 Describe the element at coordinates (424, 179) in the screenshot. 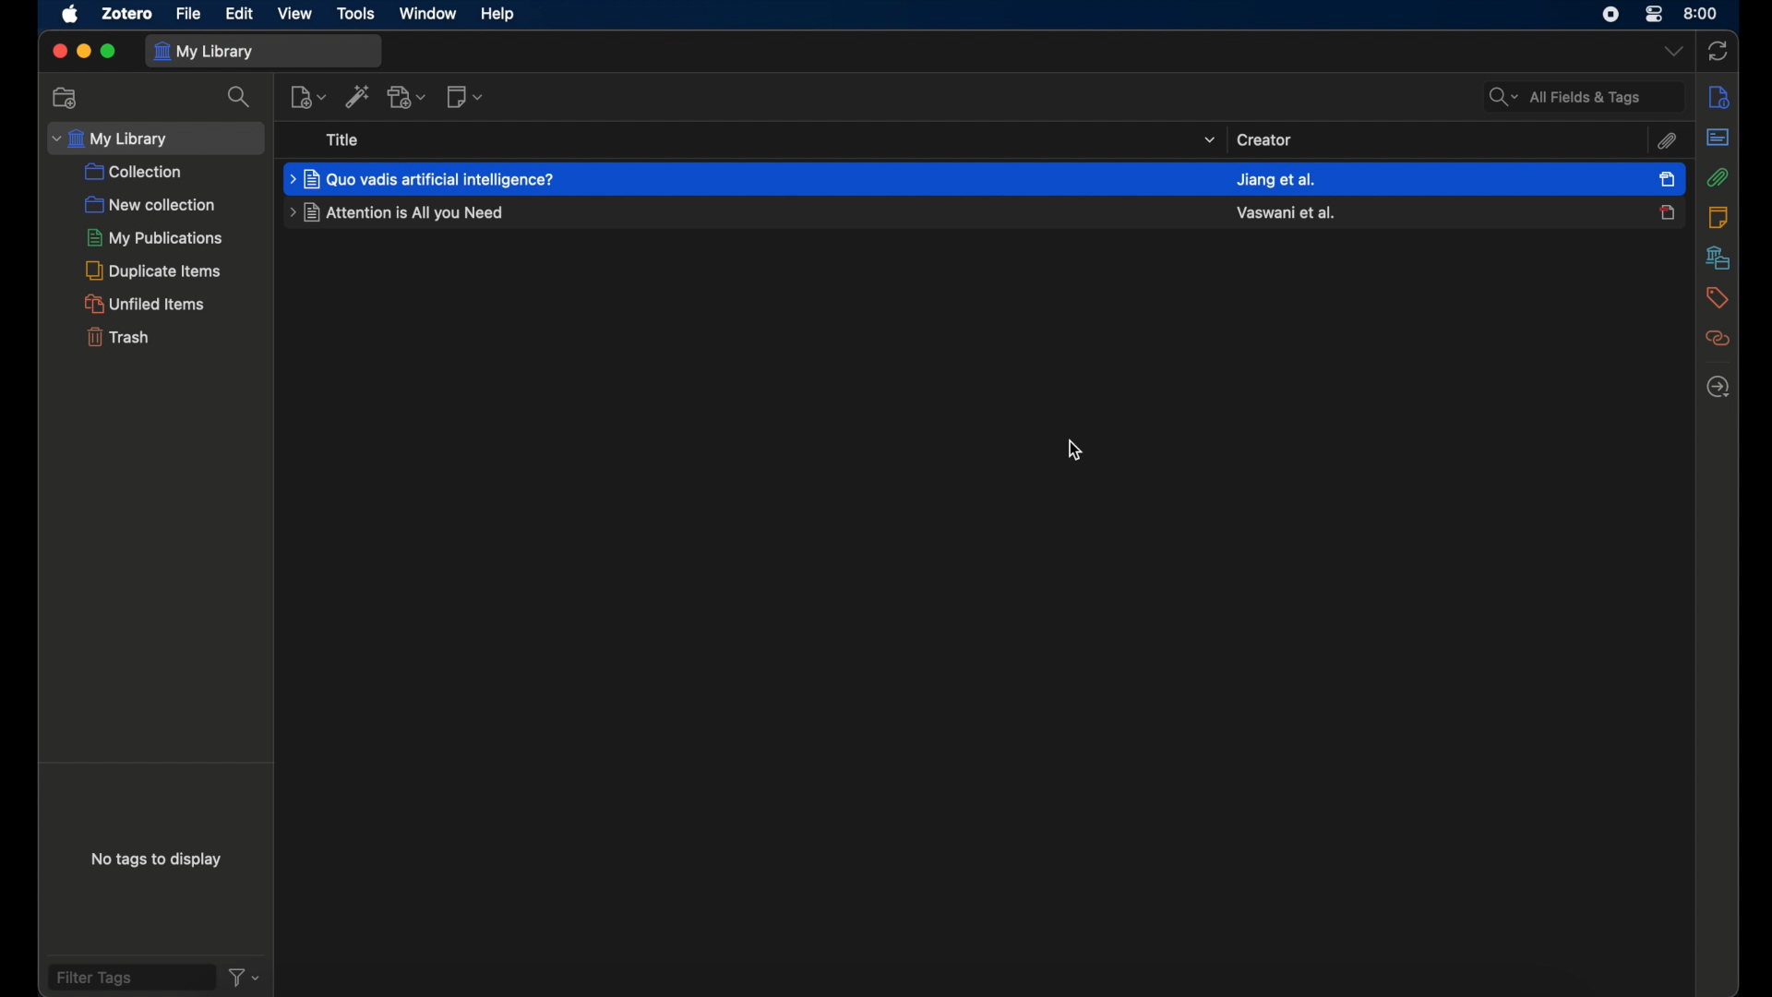

I see `item name highlighted` at that location.